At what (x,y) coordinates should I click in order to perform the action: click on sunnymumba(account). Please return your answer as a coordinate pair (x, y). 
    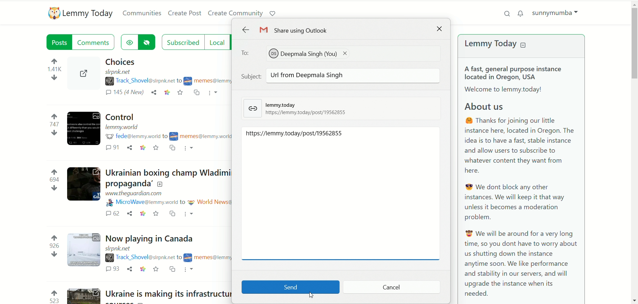
    Looking at the image, I should click on (559, 14).